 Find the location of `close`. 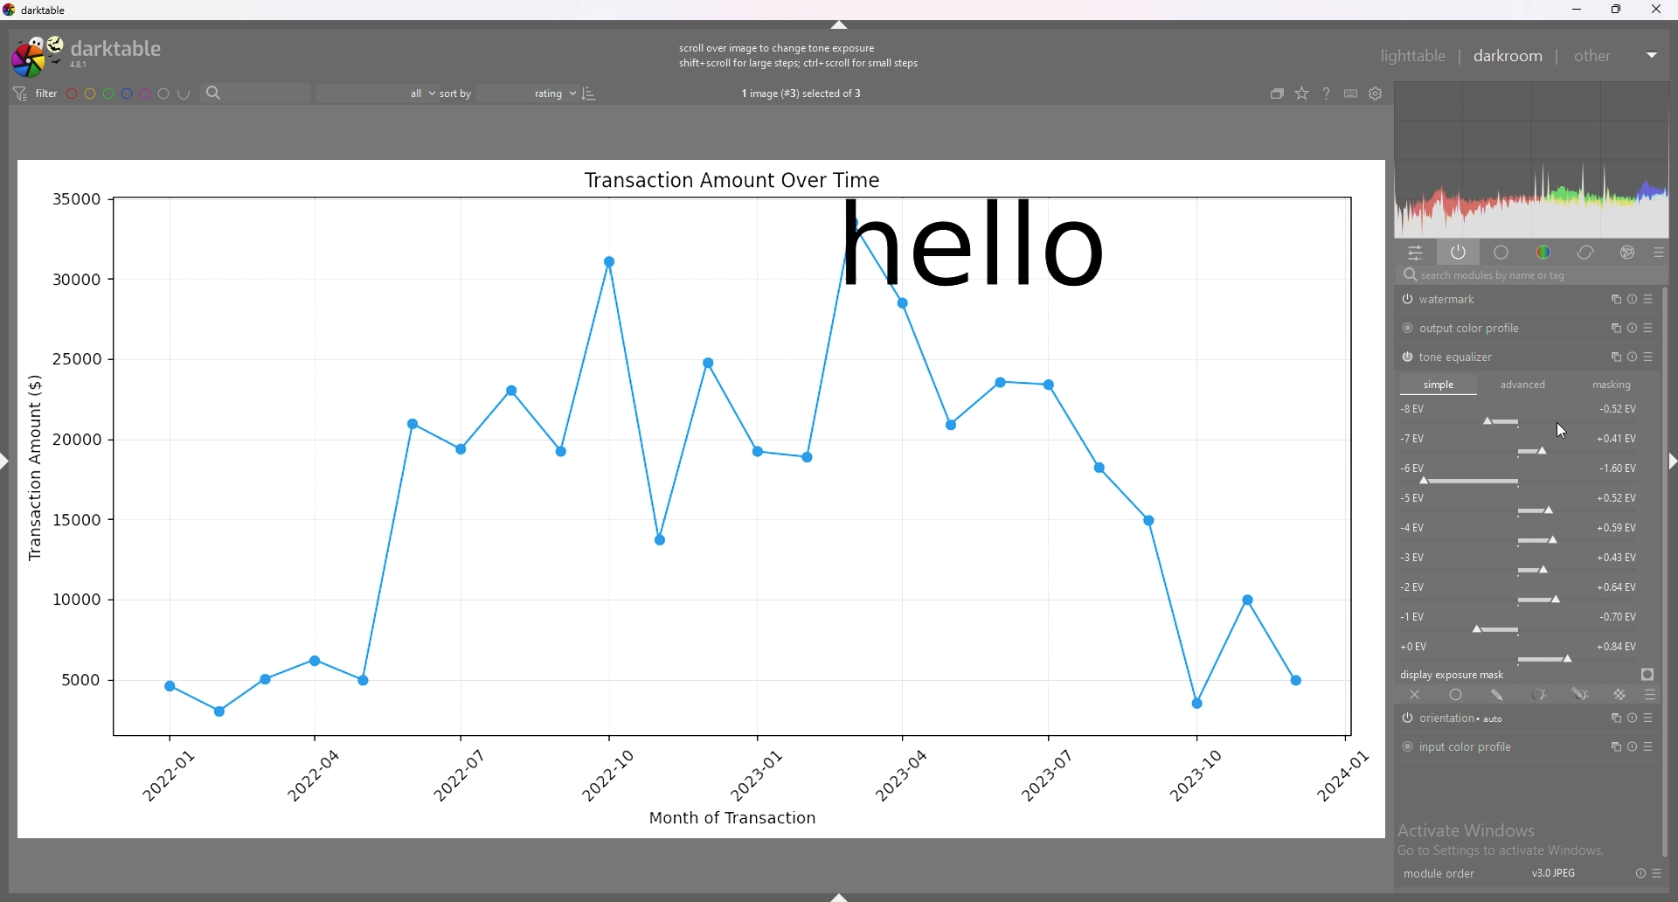

close is located at coordinates (1654, 9).